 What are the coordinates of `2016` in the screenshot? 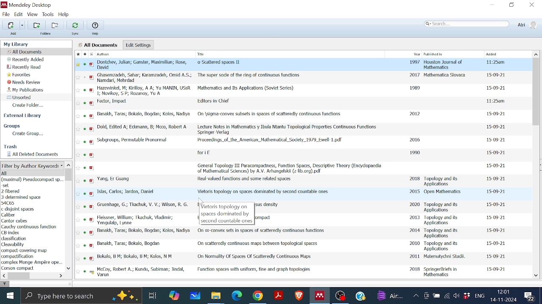 It's located at (416, 140).